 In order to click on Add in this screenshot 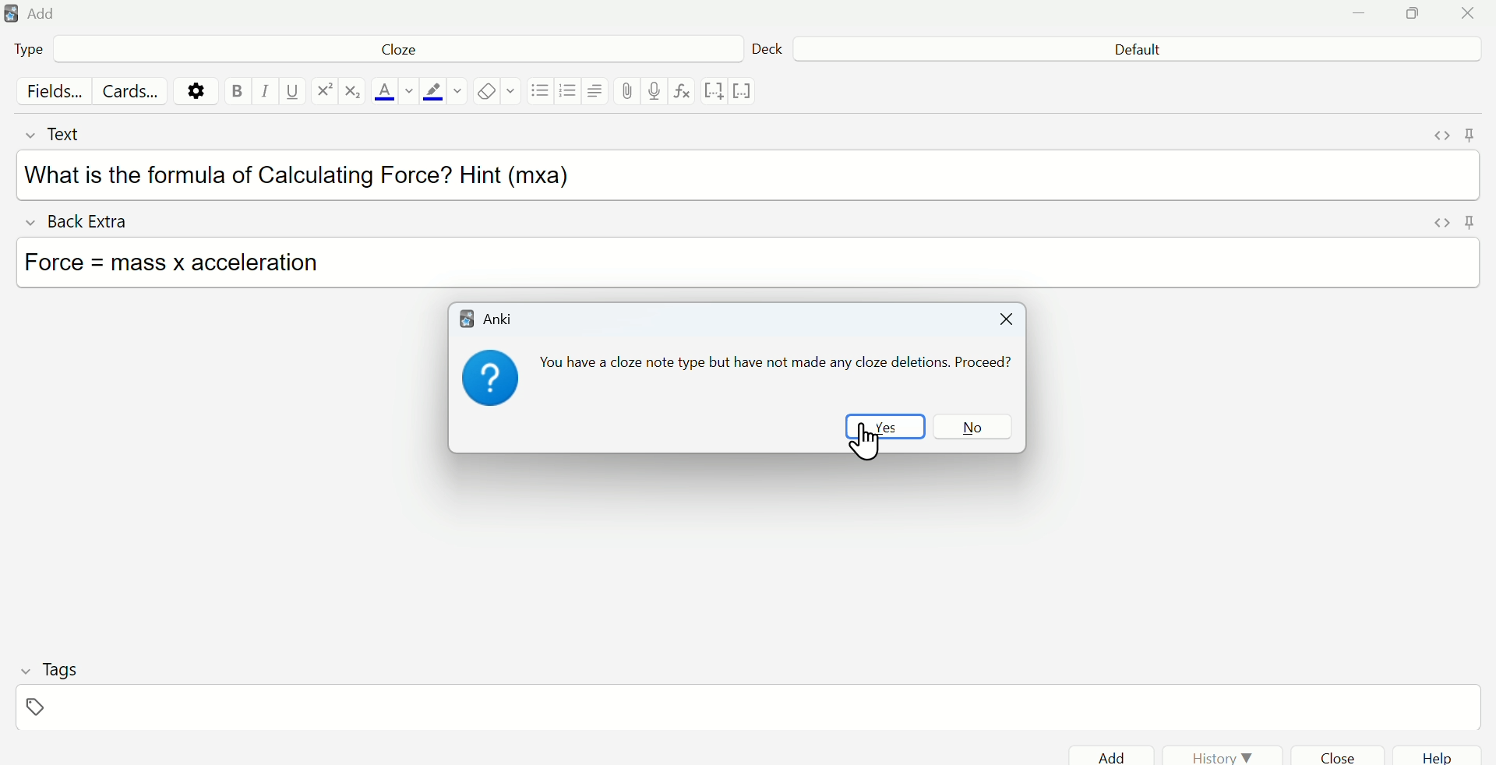, I will do `click(1110, 755)`.